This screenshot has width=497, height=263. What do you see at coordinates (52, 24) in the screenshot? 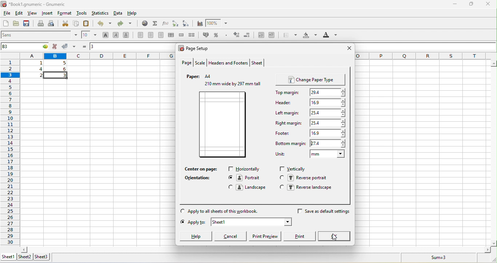
I see `print preview` at bounding box center [52, 24].